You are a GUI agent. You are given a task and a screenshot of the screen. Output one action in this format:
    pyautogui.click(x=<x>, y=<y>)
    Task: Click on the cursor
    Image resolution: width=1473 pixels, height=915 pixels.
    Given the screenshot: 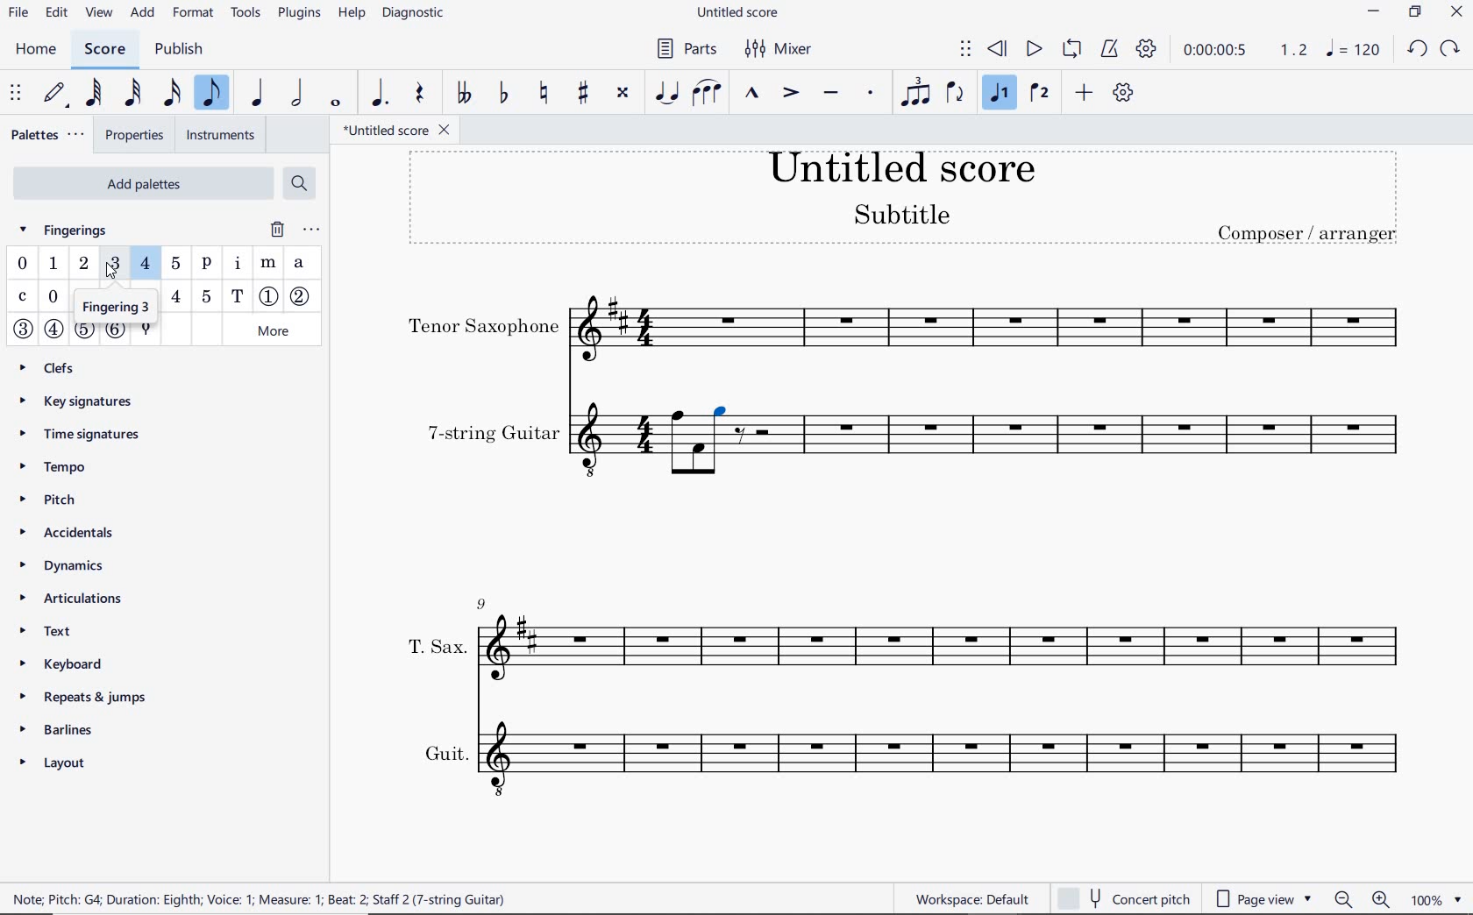 What is the action you would take?
    pyautogui.click(x=110, y=273)
    